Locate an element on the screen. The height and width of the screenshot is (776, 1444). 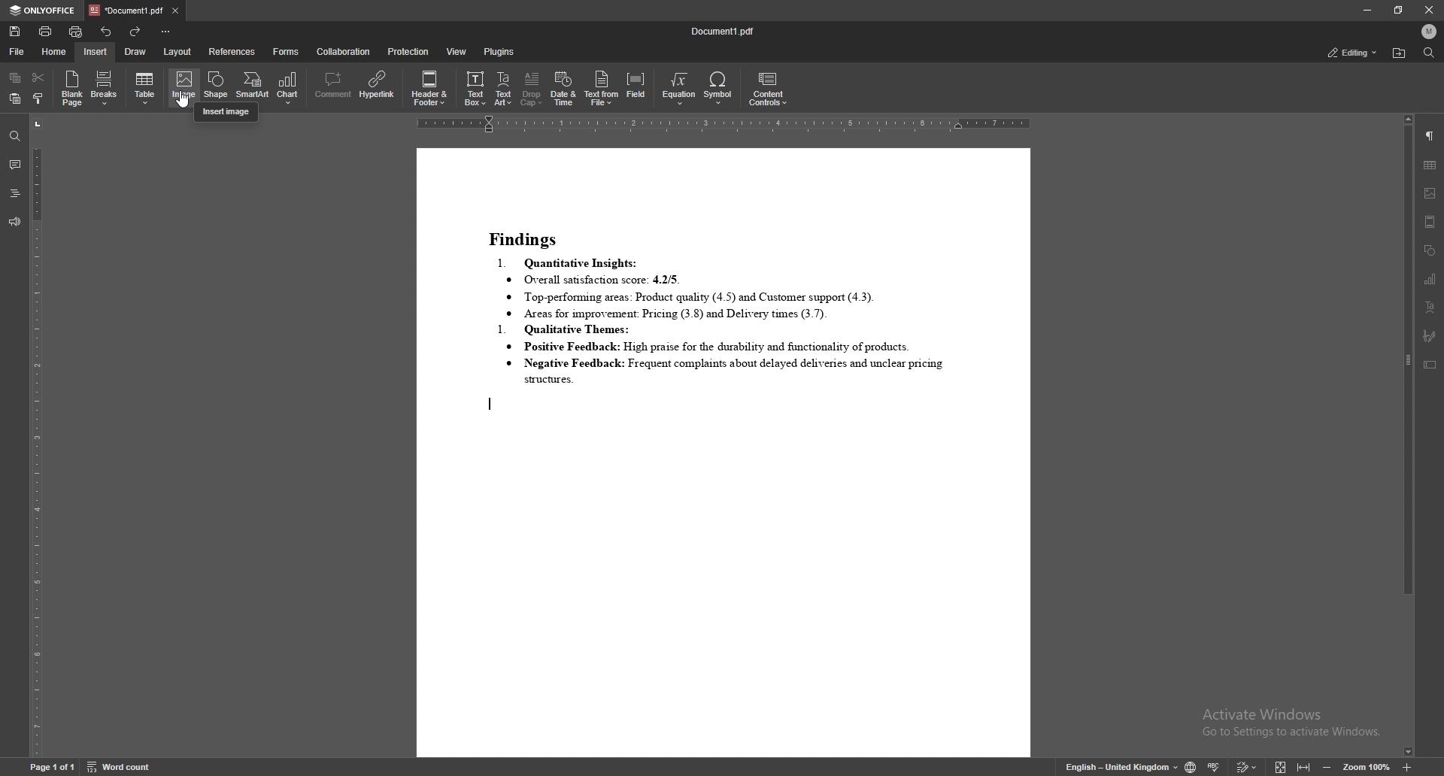
document is located at coordinates (724, 452).